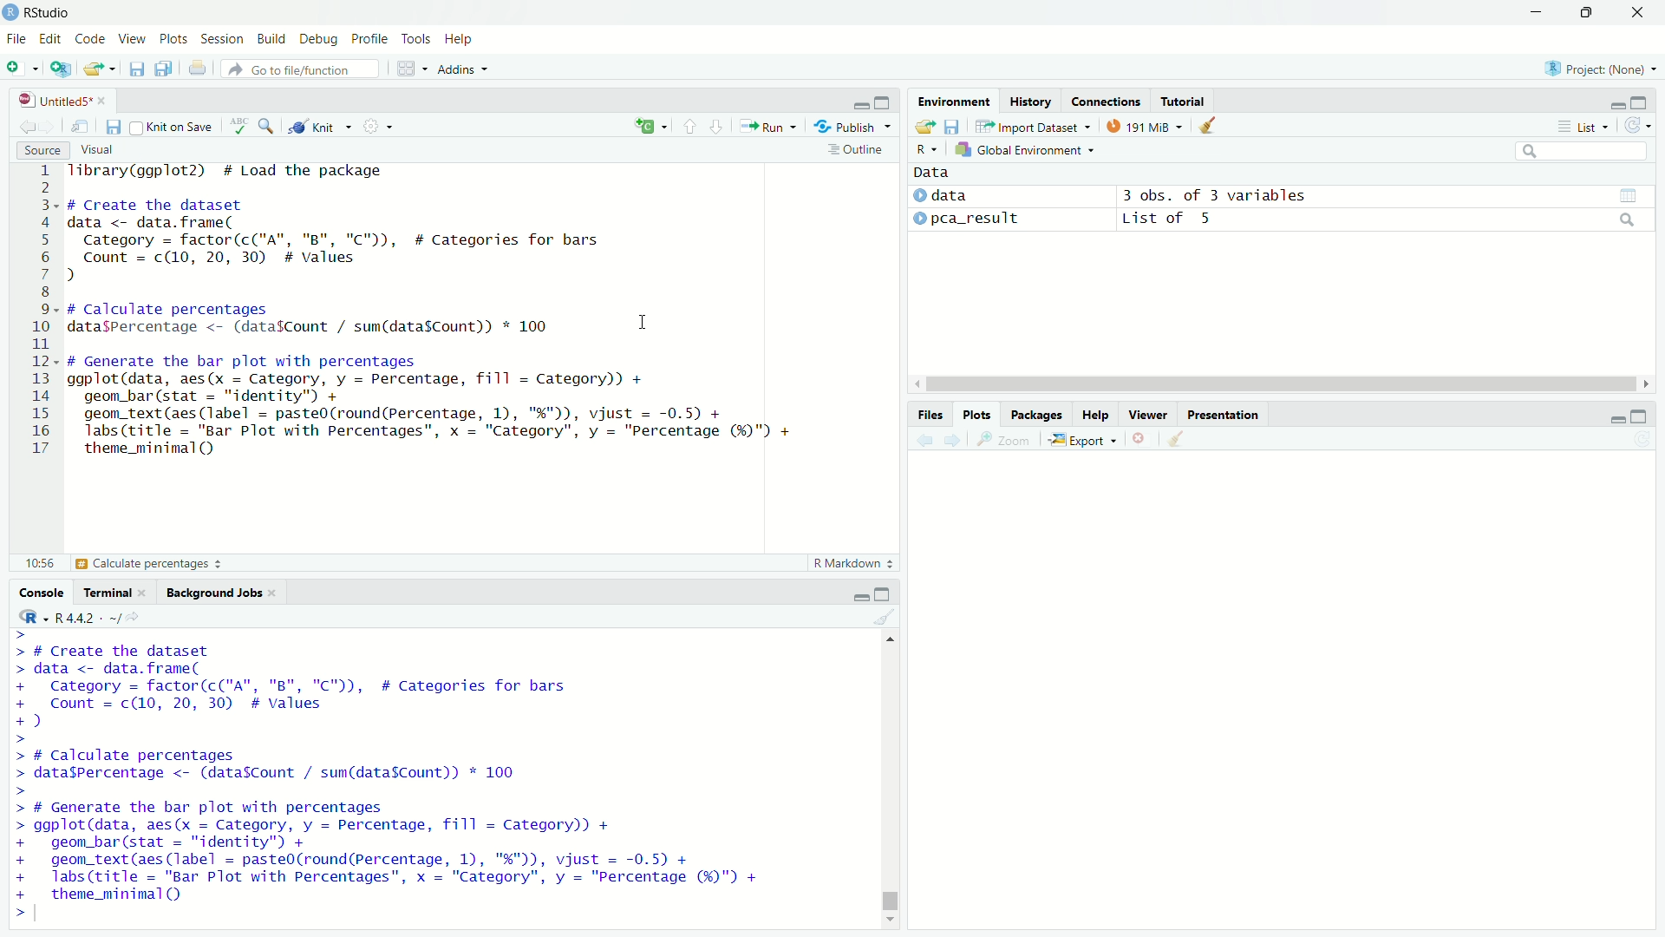 This screenshot has width=1665, height=937. What do you see at coordinates (930, 415) in the screenshot?
I see `Files` at bounding box center [930, 415].